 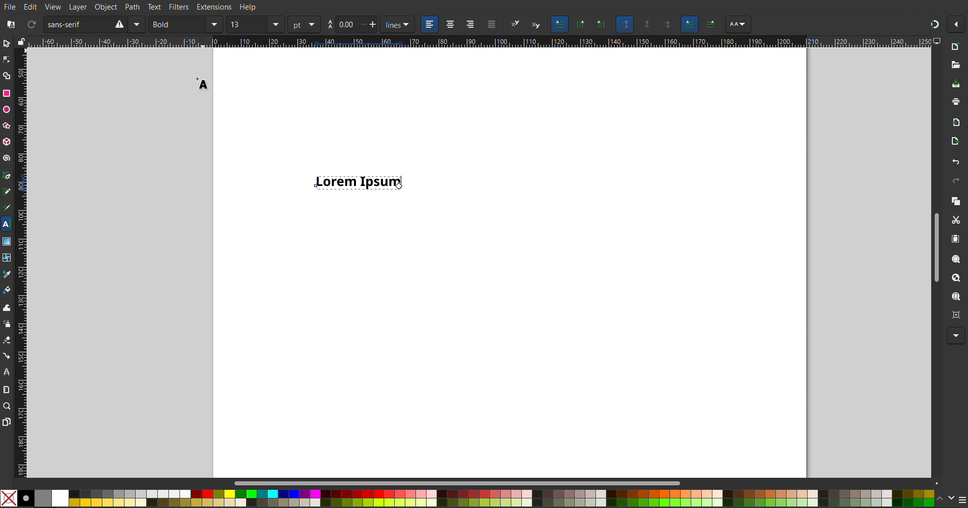 I want to click on Upright glyph orientation, so click(x=647, y=25).